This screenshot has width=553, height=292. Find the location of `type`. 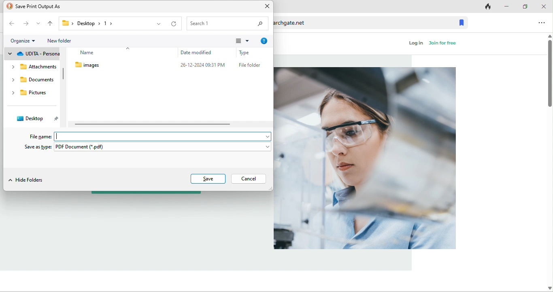

type is located at coordinates (250, 53).